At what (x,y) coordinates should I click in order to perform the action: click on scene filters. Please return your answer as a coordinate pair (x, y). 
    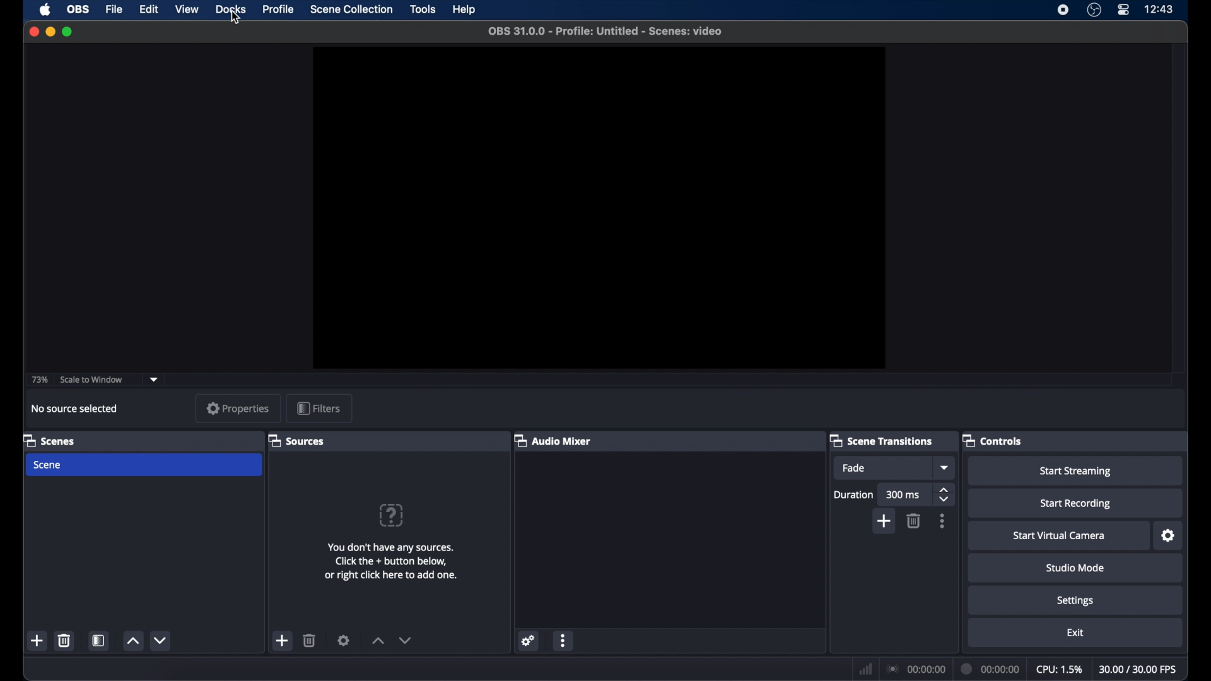
    Looking at the image, I should click on (99, 640).